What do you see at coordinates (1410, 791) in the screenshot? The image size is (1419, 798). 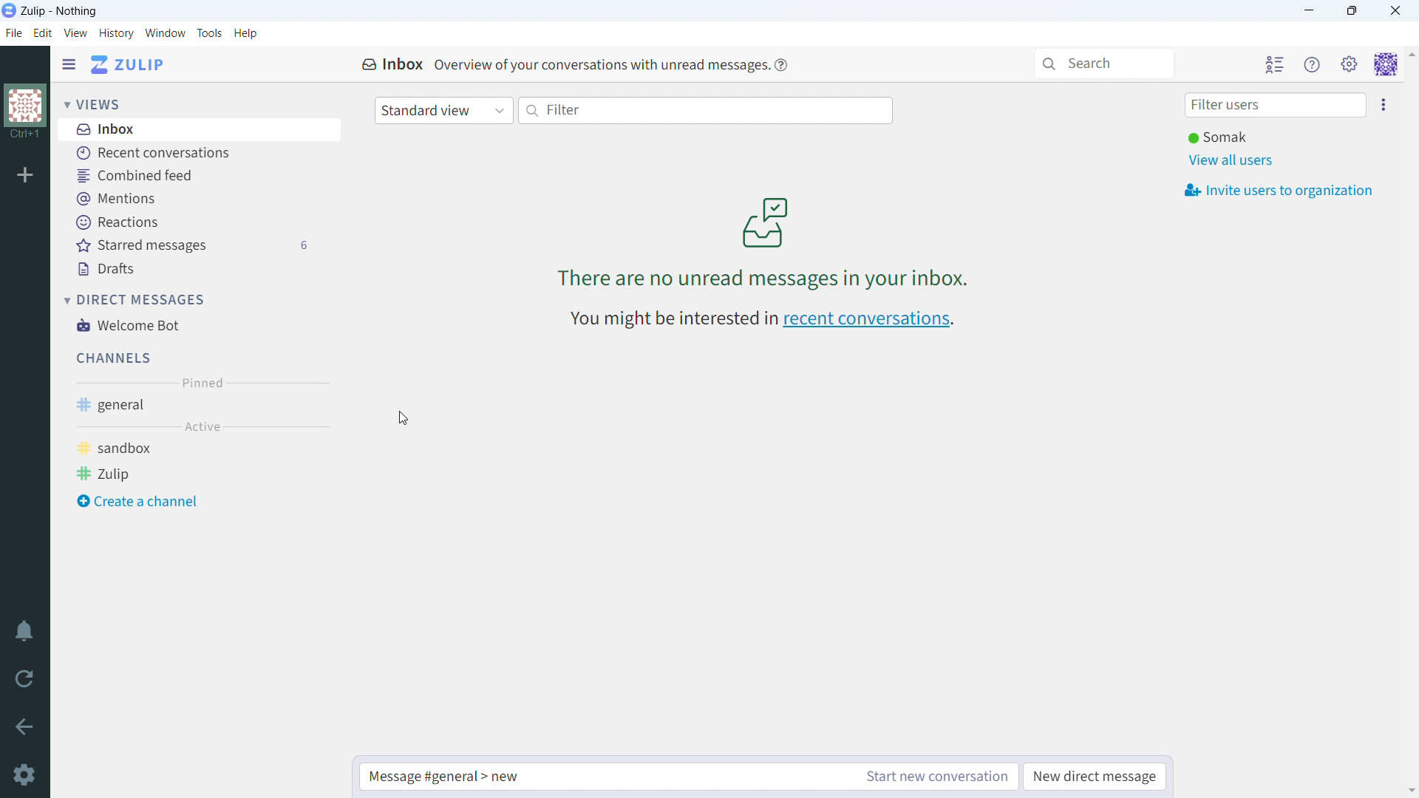 I see `scroll down` at bounding box center [1410, 791].